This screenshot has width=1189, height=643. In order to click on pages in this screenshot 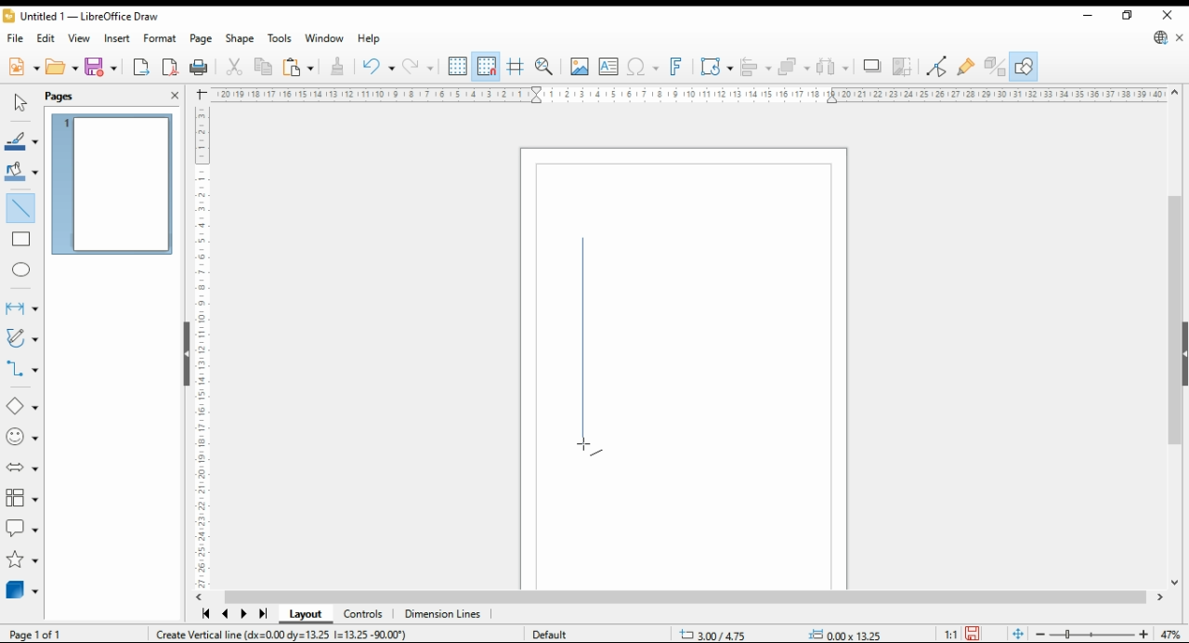, I will do `click(76, 95)`.